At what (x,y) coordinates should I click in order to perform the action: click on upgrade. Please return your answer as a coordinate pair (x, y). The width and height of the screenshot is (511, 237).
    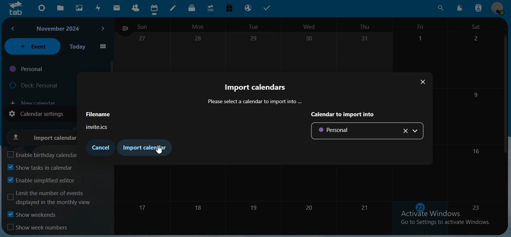
    Looking at the image, I should click on (211, 8).